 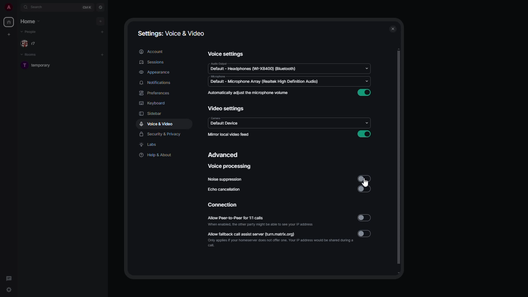 What do you see at coordinates (225, 54) in the screenshot?
I see `voice settings` at bounding box center [225, 54].